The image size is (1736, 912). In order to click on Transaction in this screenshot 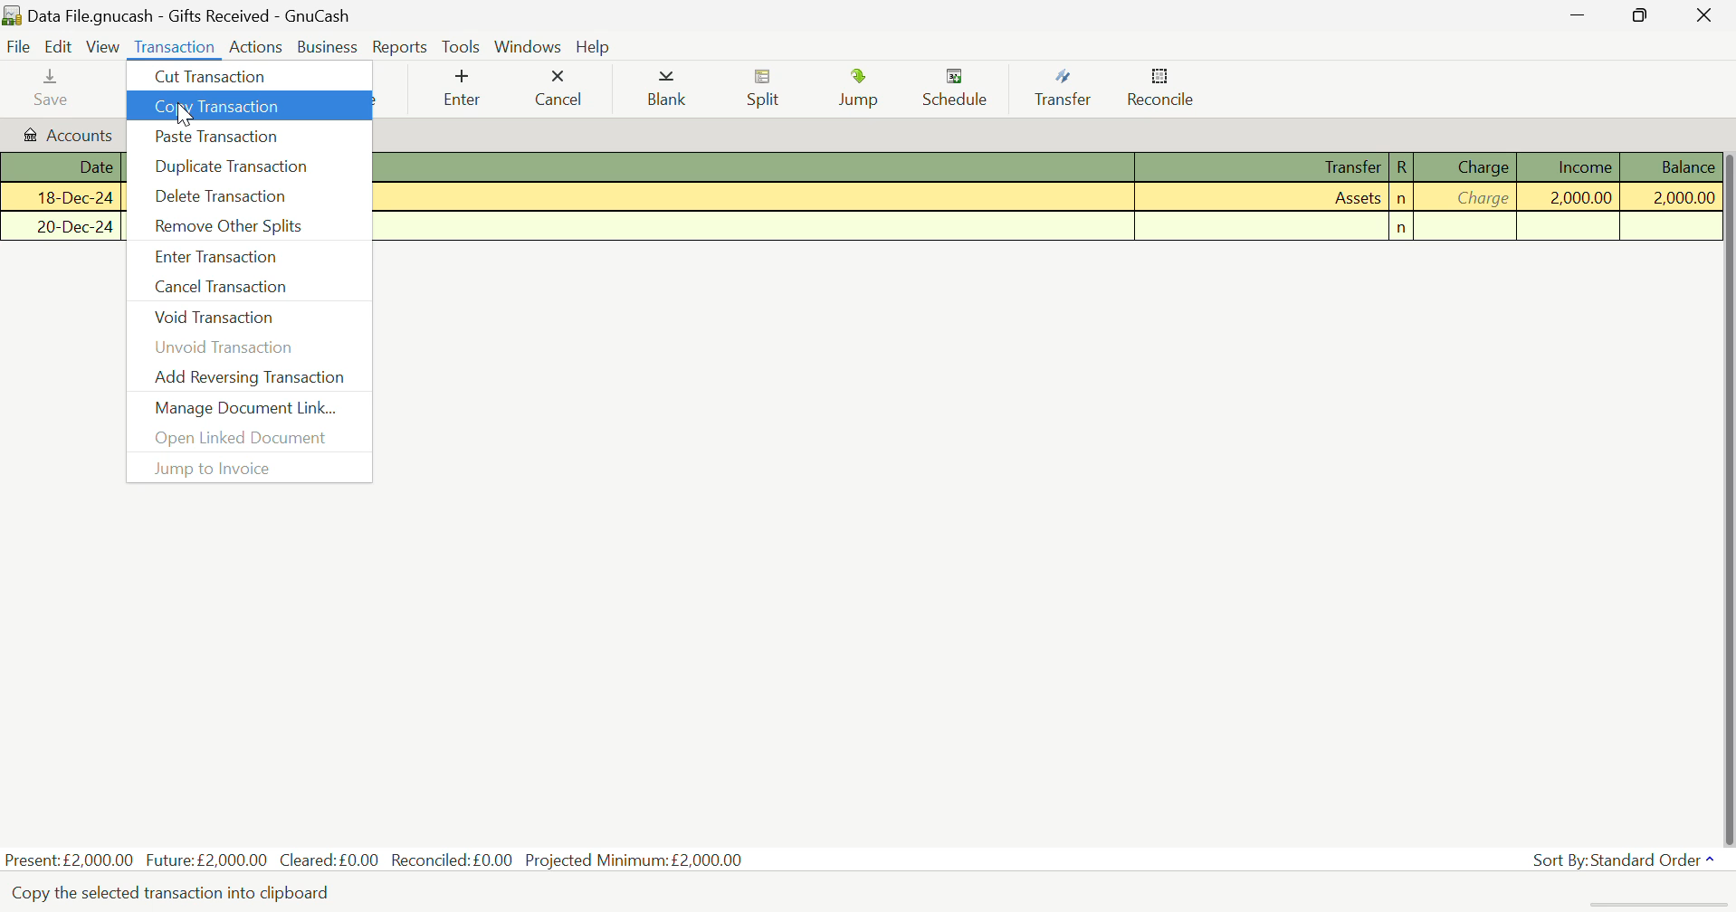, I will do `click(173, 45)`.